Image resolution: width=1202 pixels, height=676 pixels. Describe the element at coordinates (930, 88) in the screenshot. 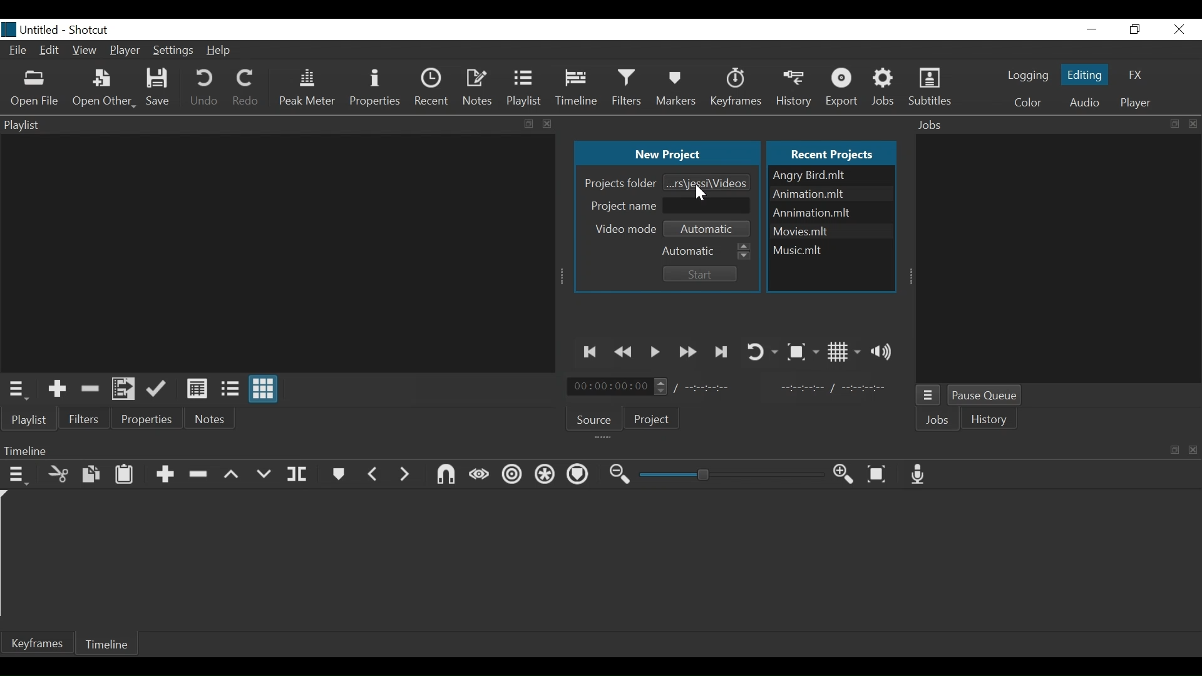

I see `Subtitles` at that location.